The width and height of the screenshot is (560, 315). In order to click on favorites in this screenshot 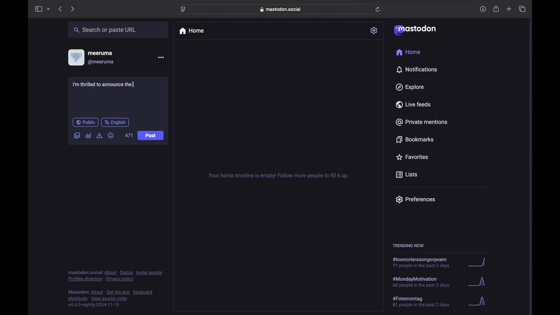, I will do `click(412, 157)`.